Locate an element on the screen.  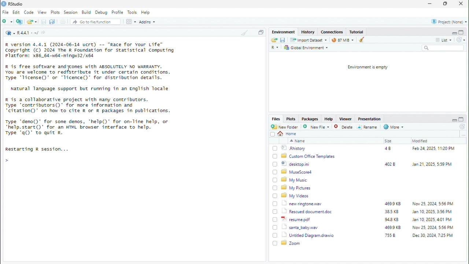
maximise is located at coordinates (461, 120).